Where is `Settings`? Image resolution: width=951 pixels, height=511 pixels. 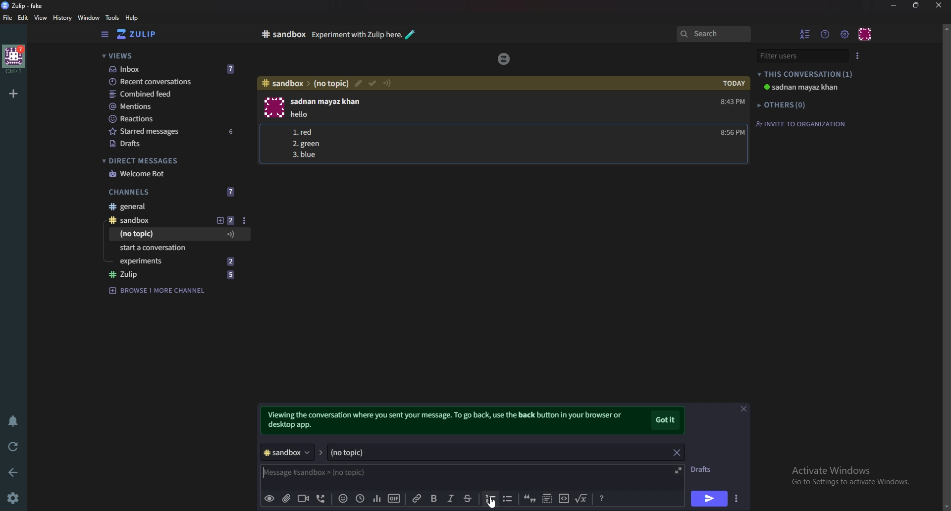
Settings is located at coordinates (15, 498).